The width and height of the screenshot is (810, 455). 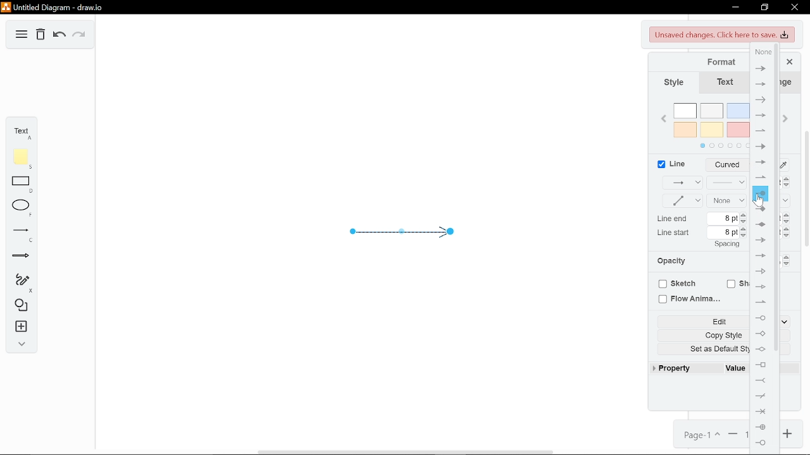 I want to click on spacing, so click(x=726, y=244).